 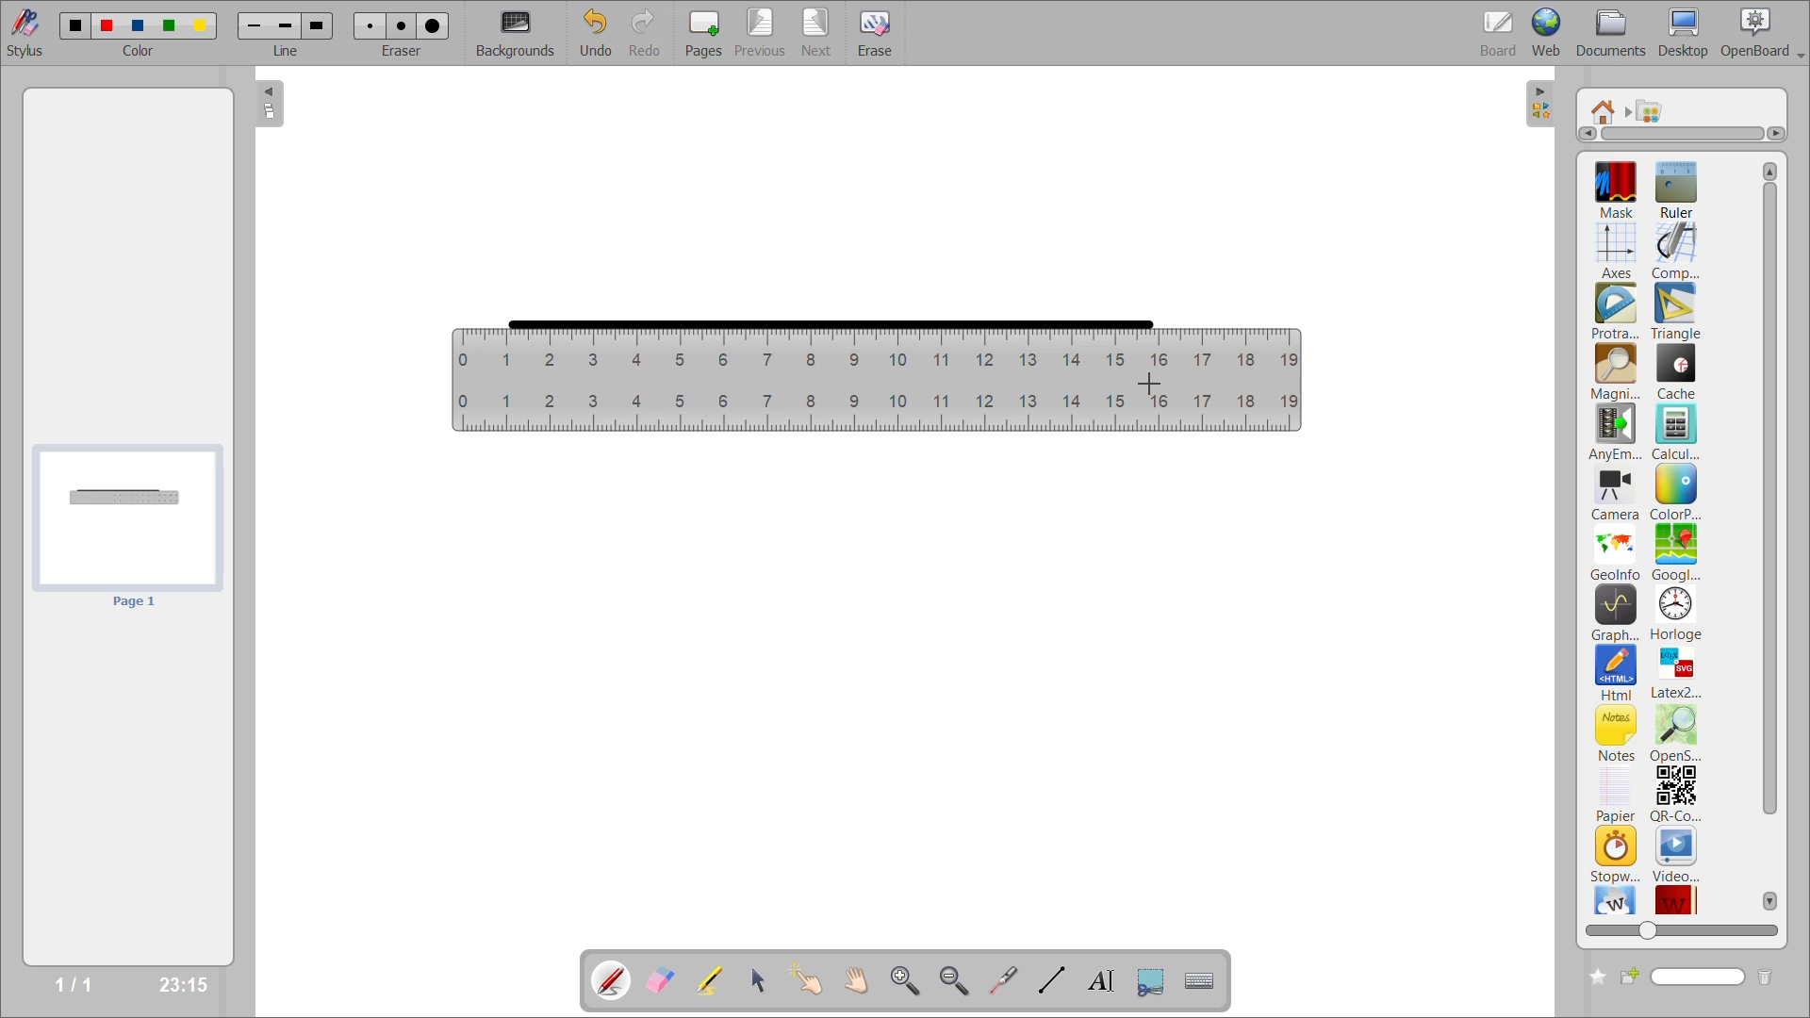 What do you see at coordinates (1678, 431) in the screenshot?
I see `calculator` at bounding box center [1678, 431].